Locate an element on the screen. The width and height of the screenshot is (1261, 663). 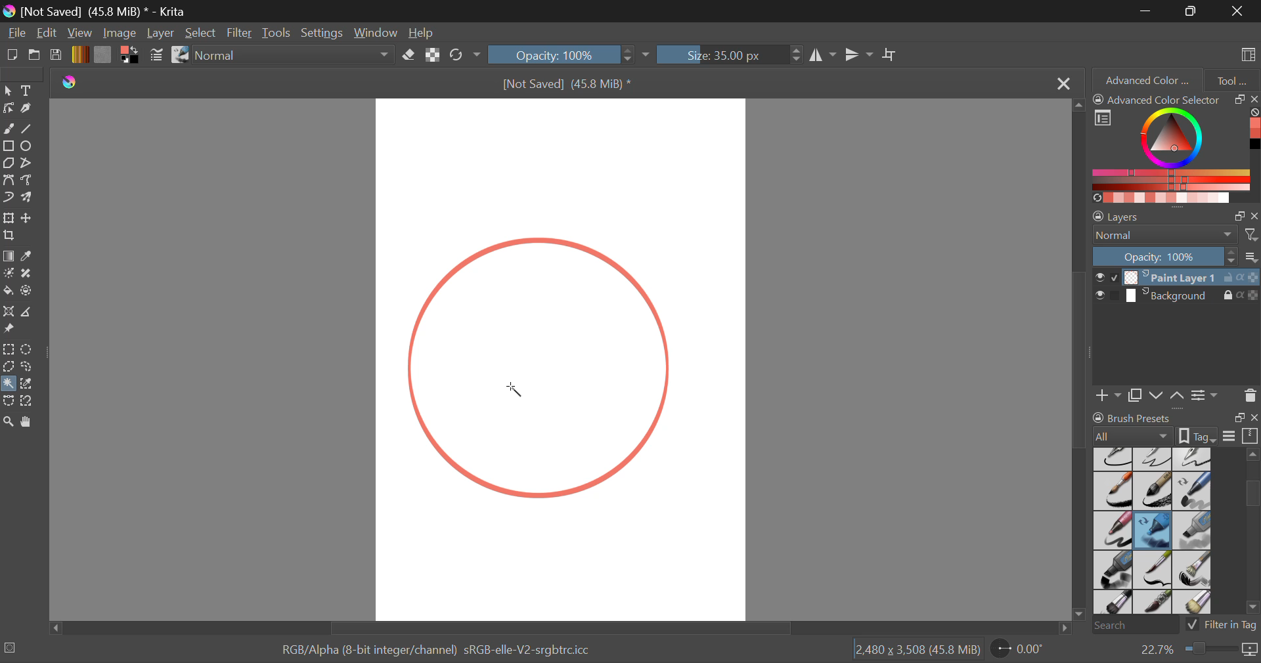
Advanced Color Selector is located at coordinates (1176, 148).